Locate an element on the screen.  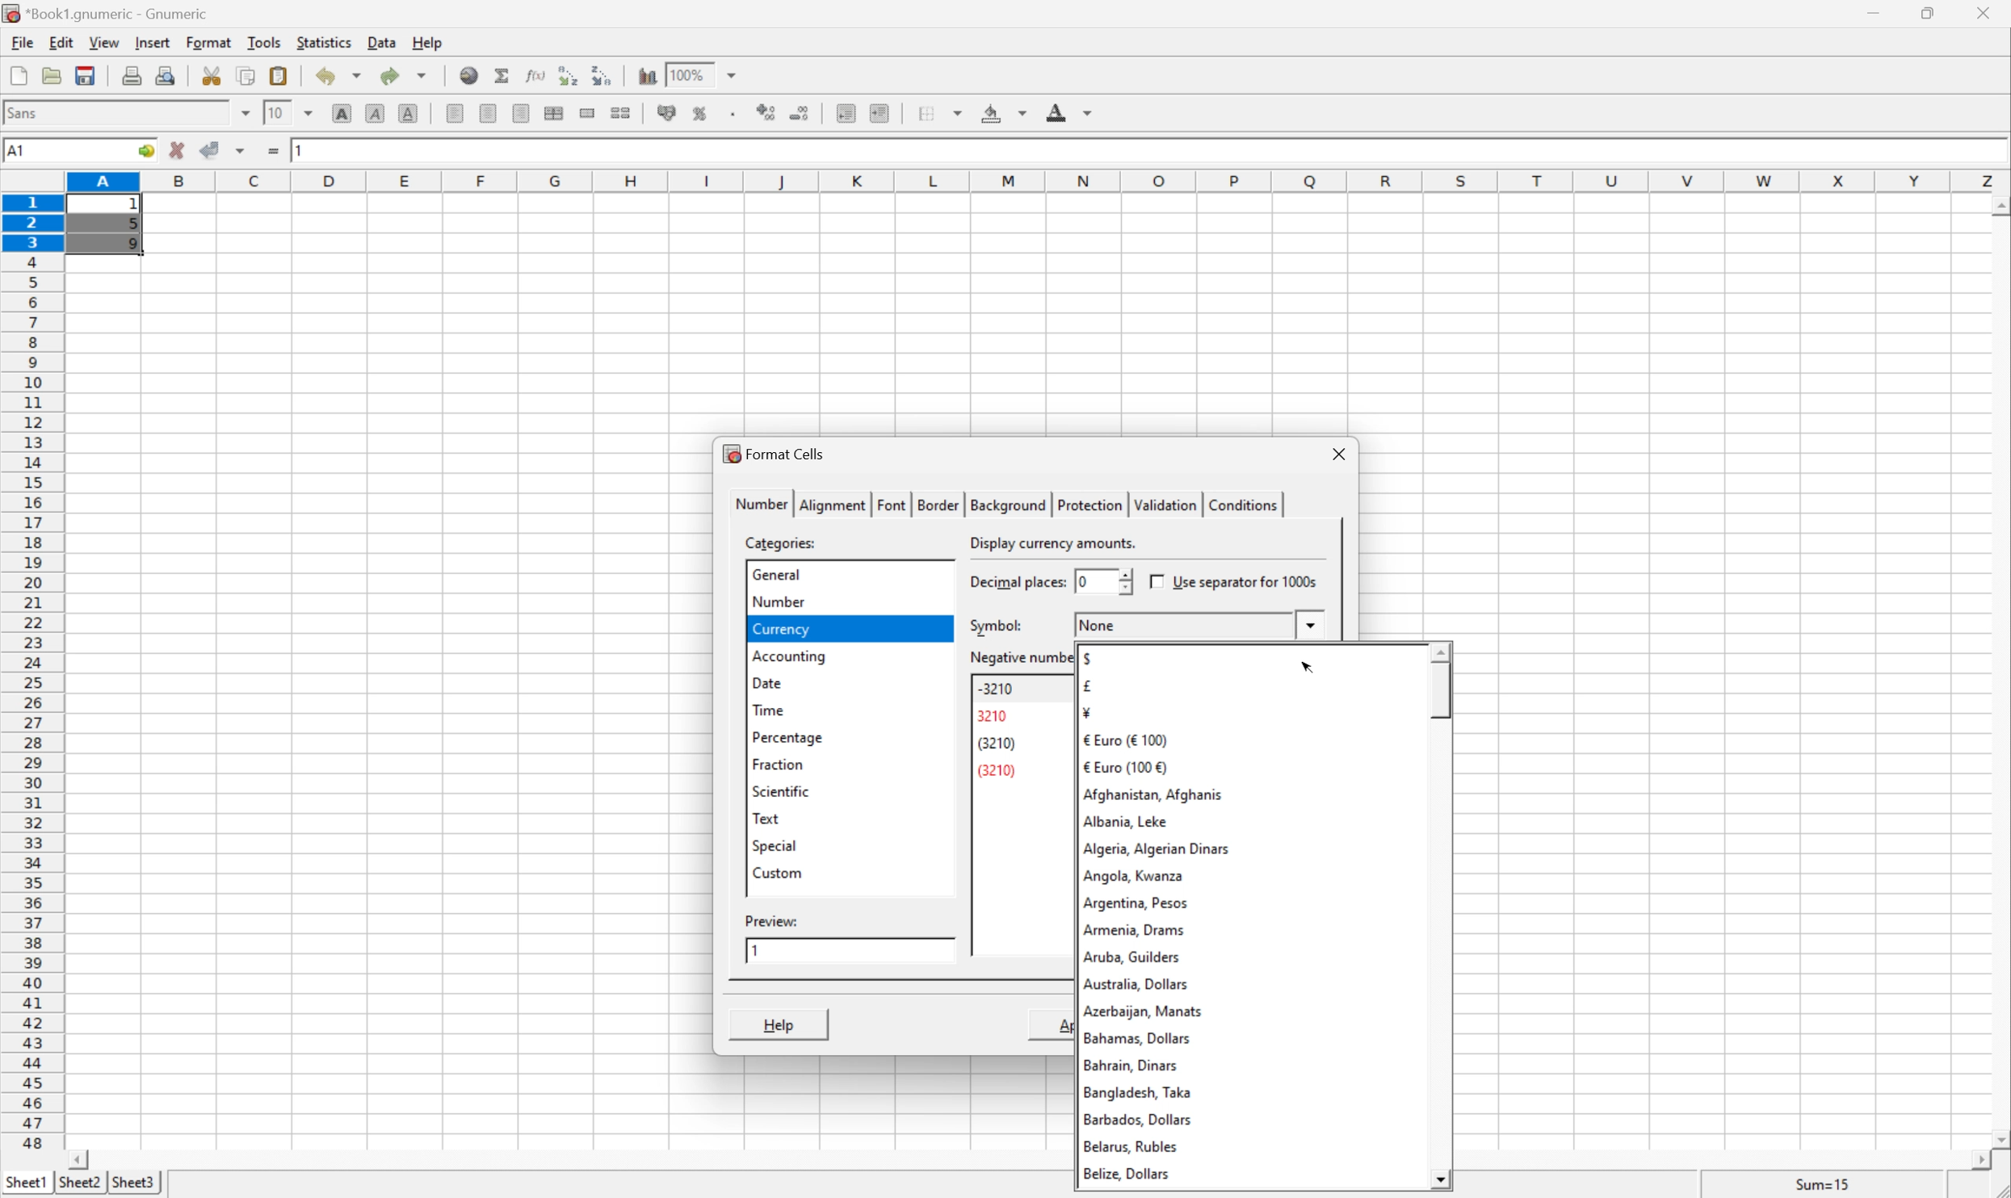
custom is located at coordinates (777, 871).